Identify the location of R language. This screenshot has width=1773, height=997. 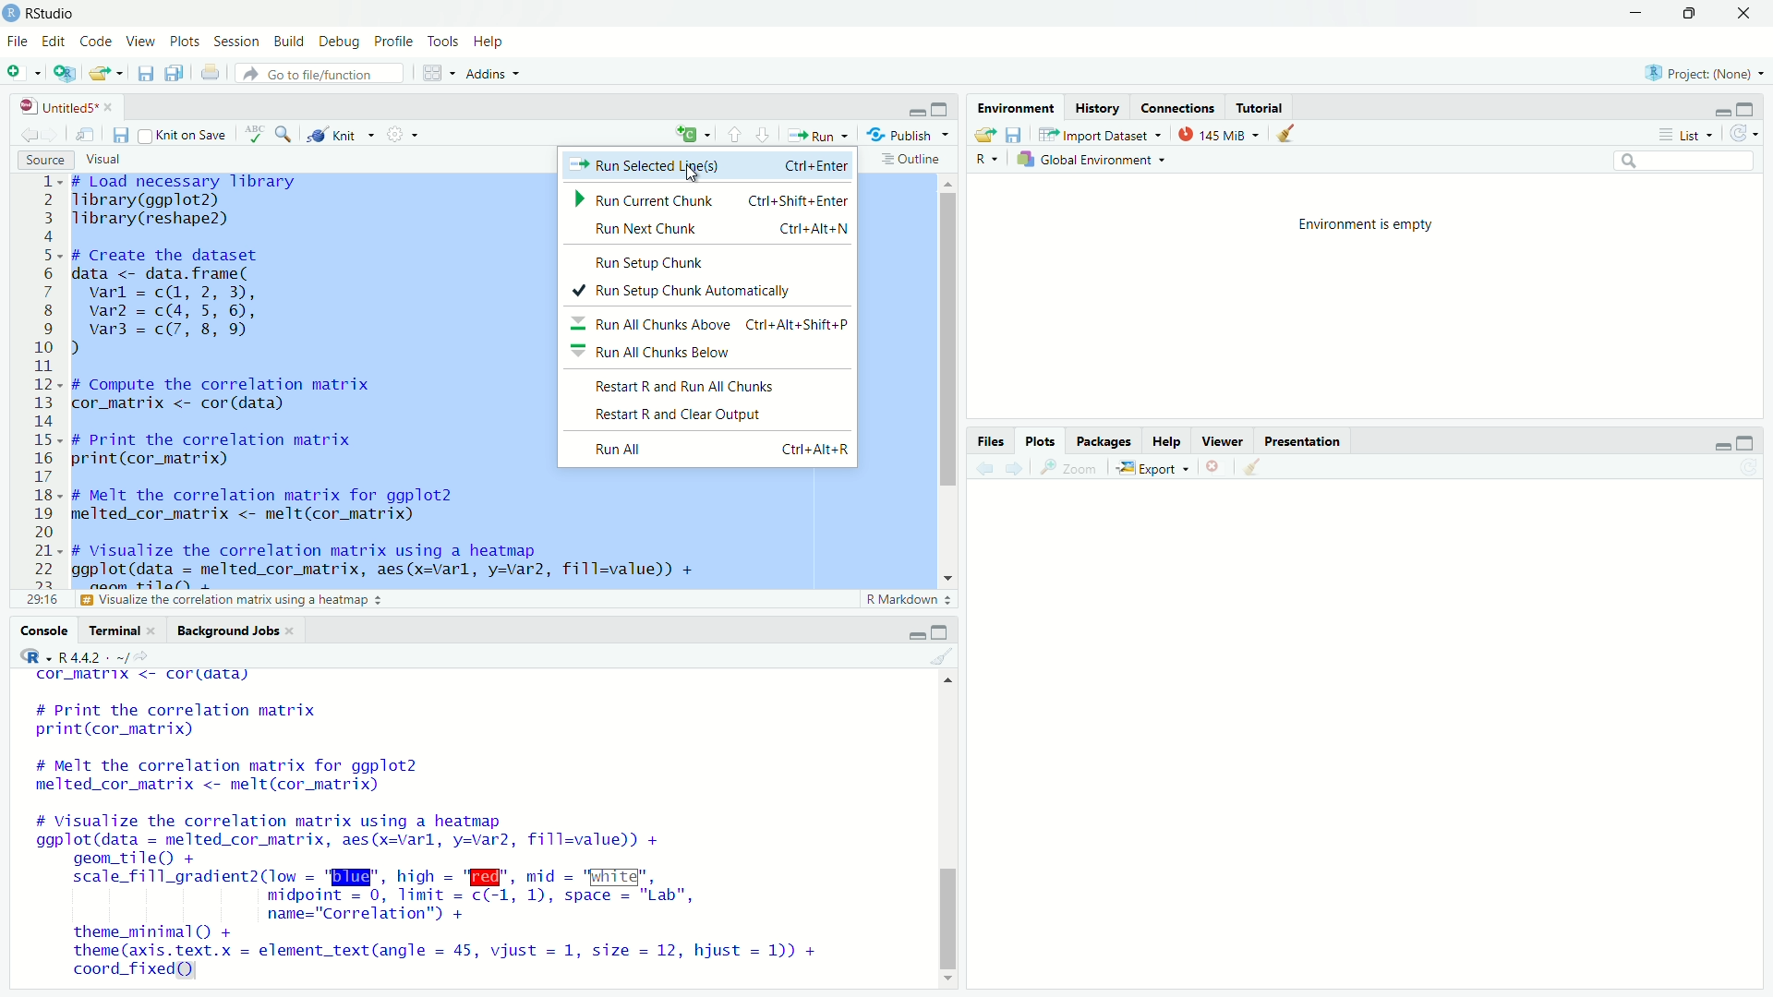
(988, 160).